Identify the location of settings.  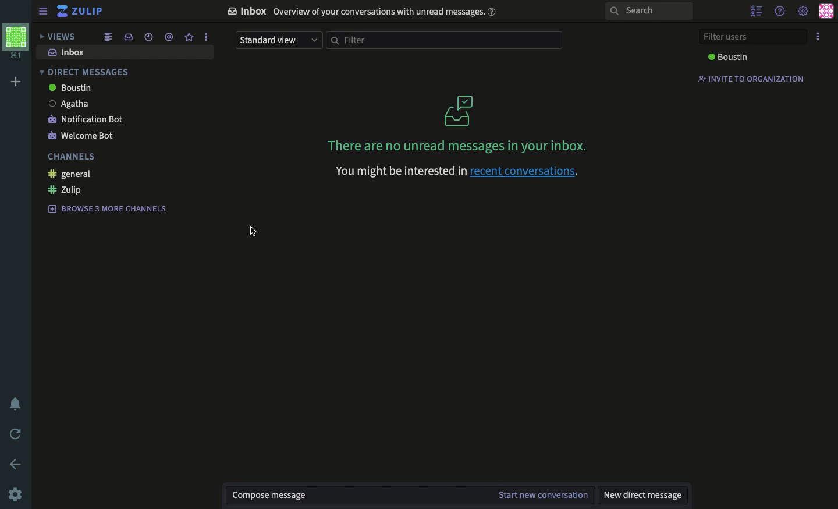
(803, 12).